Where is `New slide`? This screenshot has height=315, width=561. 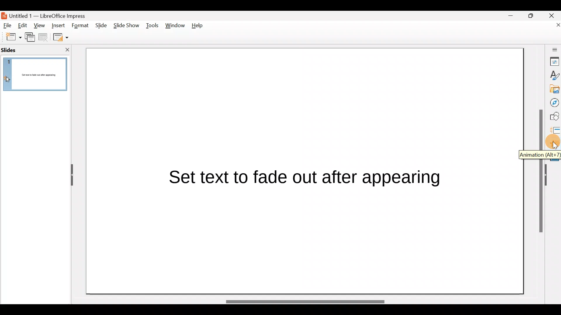
New slide is located at coordinates (11, 37).